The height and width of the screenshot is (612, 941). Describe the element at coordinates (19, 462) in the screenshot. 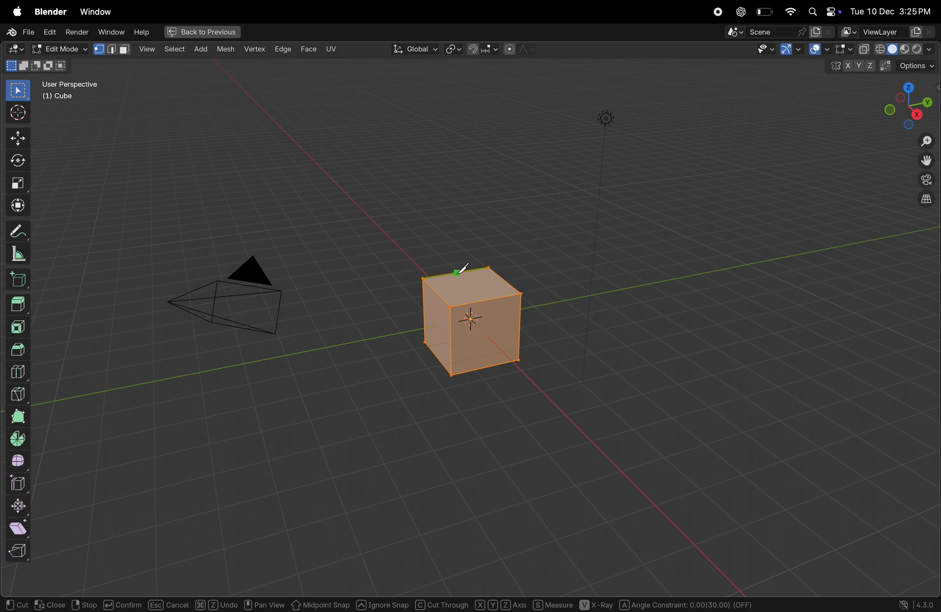

I see `smooth edge` at that location.